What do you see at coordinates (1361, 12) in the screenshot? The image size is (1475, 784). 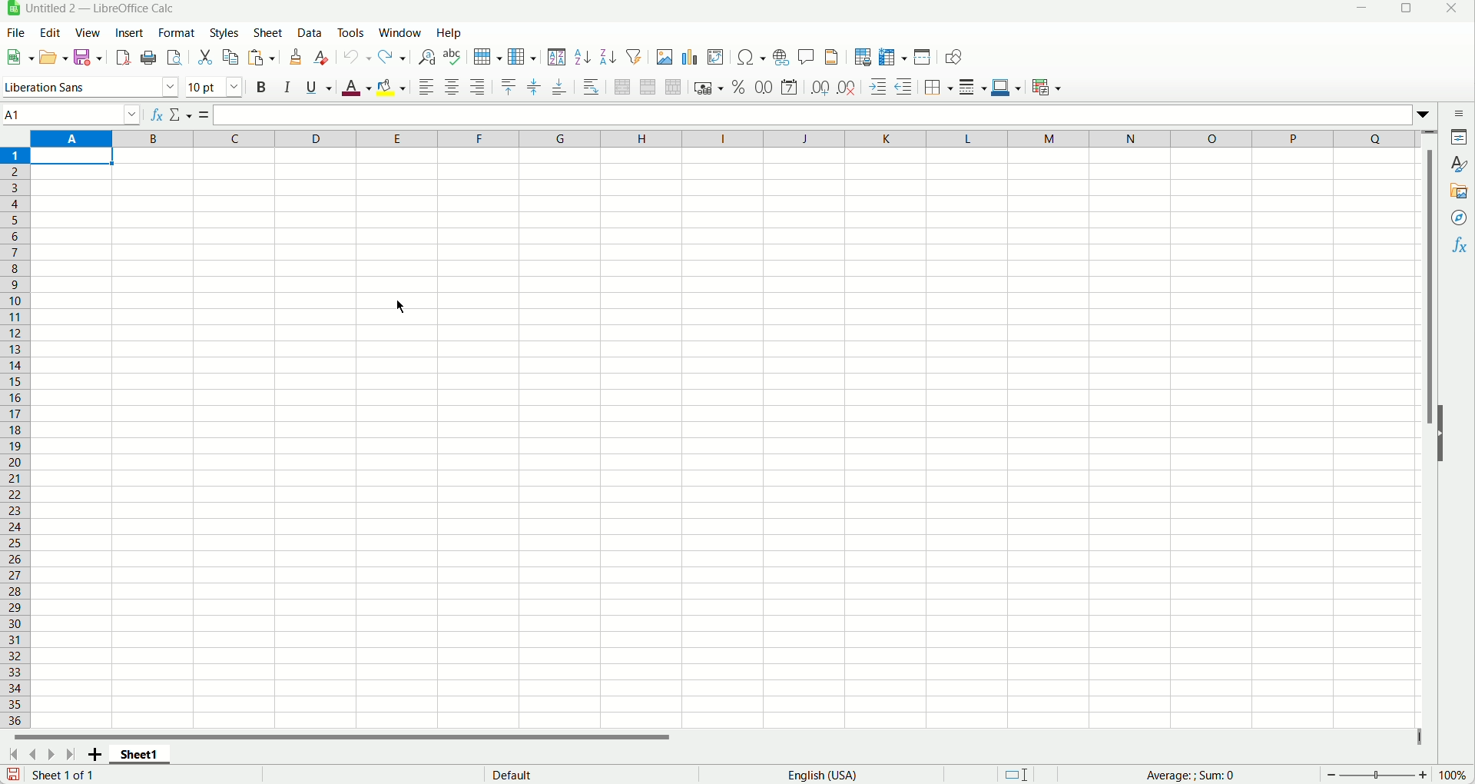 I see `Minimize` at bounding box center [1361, 12].